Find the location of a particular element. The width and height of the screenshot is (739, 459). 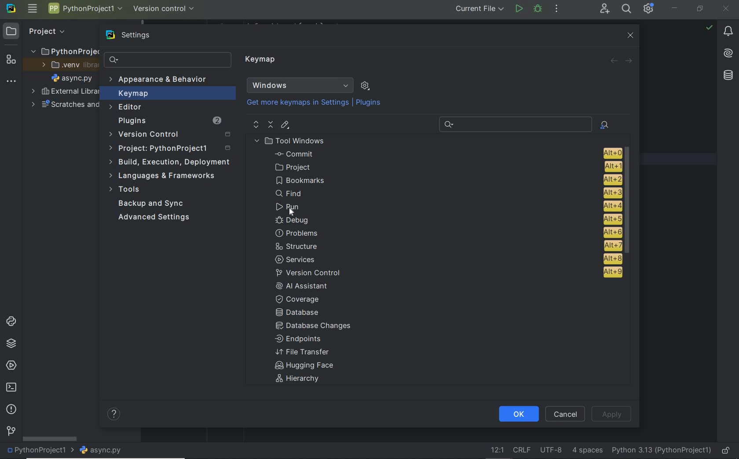

ok is located at coordinates (518, 414).